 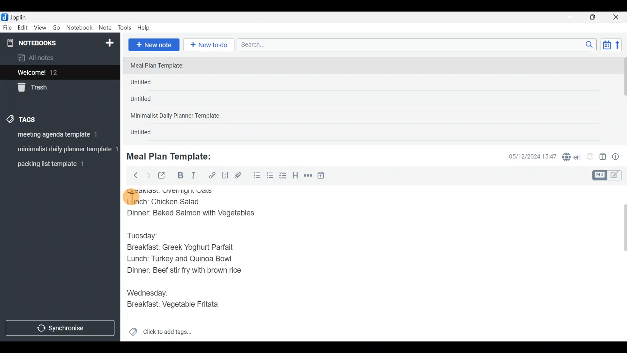 What do you see at coordinates (606, 45) in the screenshot?
I see `Toggle sort order` at bounding box center [606, 45].